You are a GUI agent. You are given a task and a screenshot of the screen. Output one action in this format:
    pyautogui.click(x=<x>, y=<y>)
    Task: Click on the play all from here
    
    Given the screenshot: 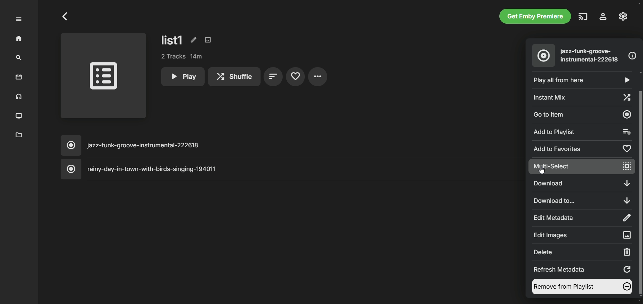 What is the action you would take?
    pyautogui.click(x=580, y=80)
    